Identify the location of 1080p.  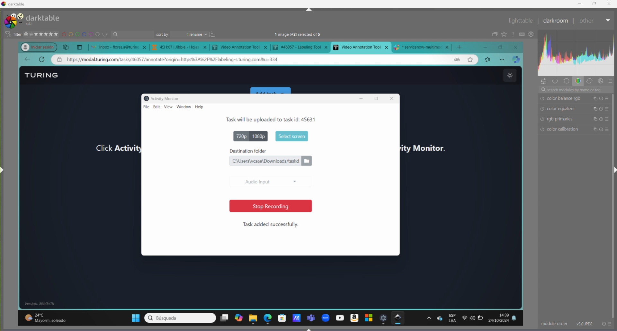
(260, 136).